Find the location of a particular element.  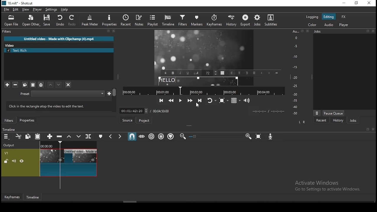

Start is located at coordinates (276, 73).